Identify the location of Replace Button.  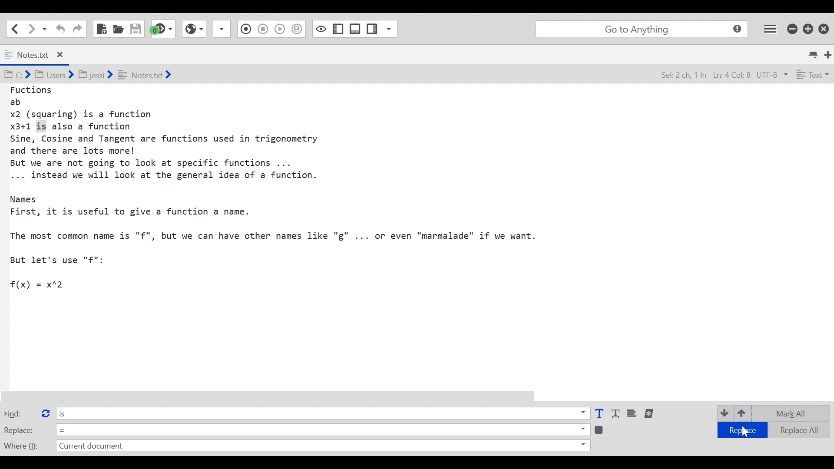
(45, 412).